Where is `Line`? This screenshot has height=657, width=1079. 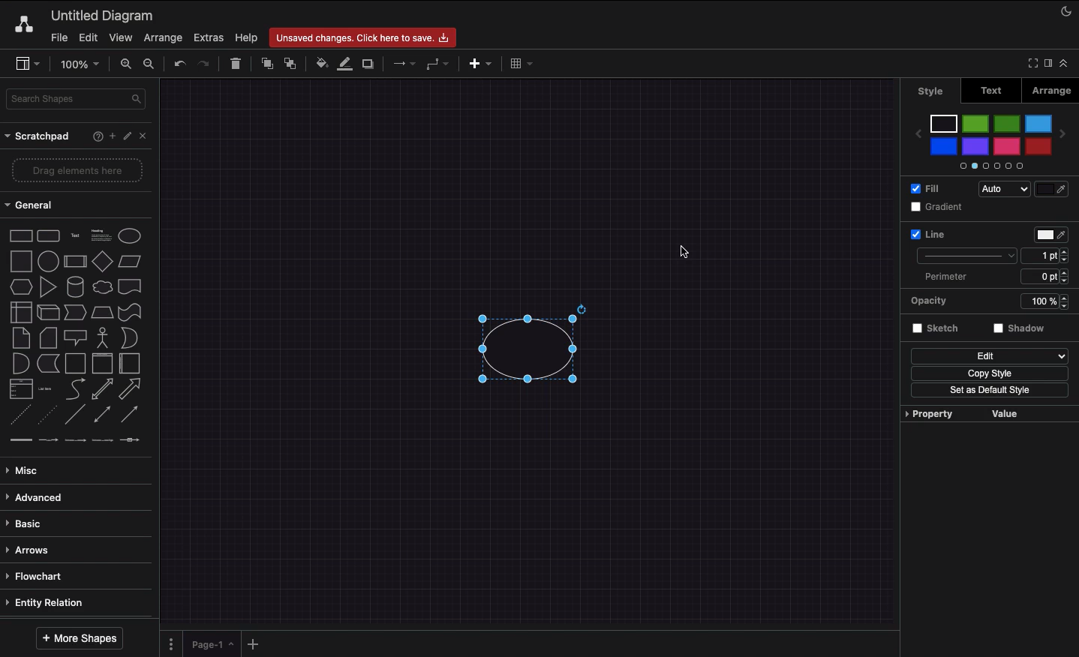 Line is located at coordinates (930, 232).